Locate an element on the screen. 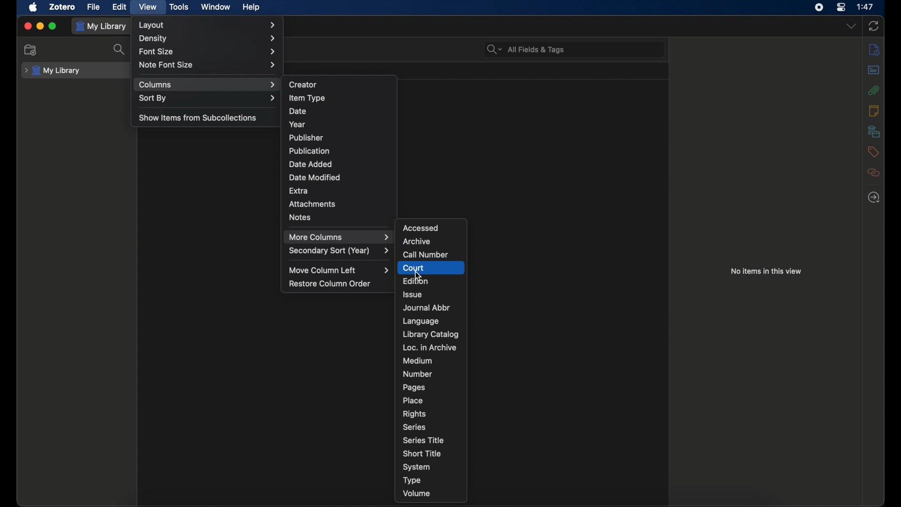 The image size is (901, 507). extra is located at coordinates (299, 190).